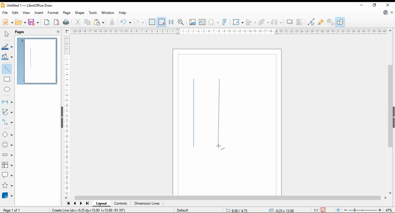 This screenshot has width=395, height=213. What do you see at coordinates (316, 210) in the screenshot?
I see `1:1` at bounding box center [316, 210].